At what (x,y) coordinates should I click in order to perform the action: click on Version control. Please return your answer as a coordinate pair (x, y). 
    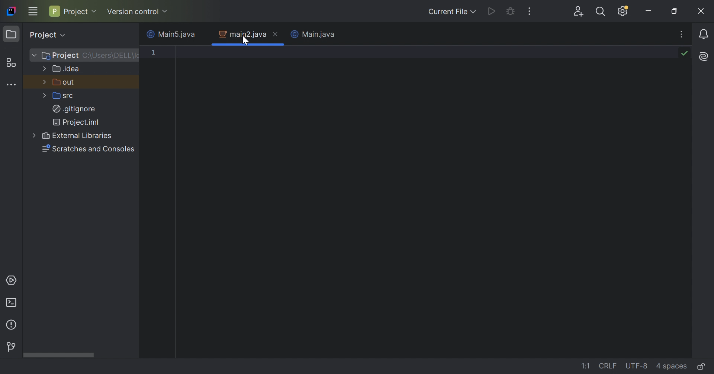
    Looking at the image, I should click on (12, 347).